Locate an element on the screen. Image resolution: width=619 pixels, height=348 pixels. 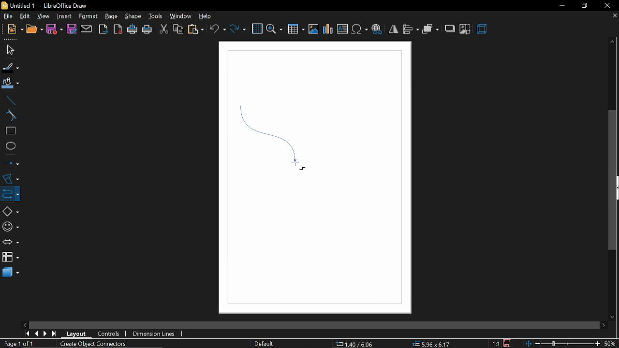
crop is located at coordinates (465, 29).